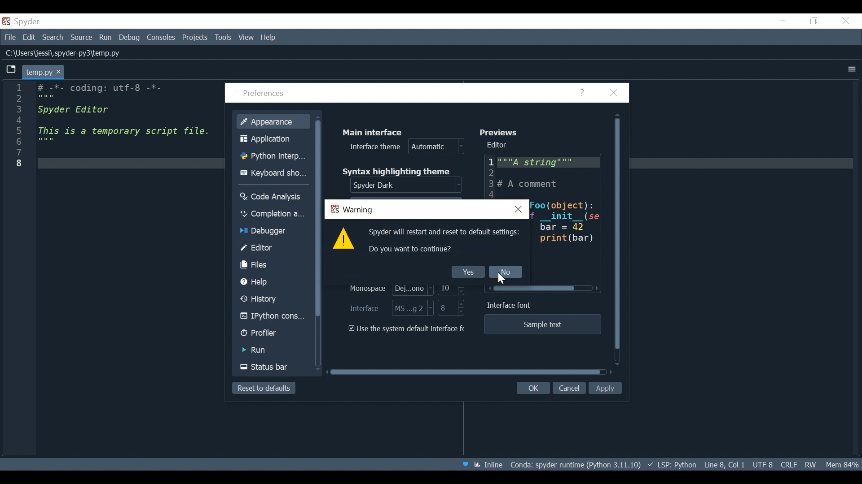 Image resolution: width=862 pixels, height=484 pixels. Describe the element at coordinates (391, 308) in the screenshot. I see `Select Interface Font` at that location.